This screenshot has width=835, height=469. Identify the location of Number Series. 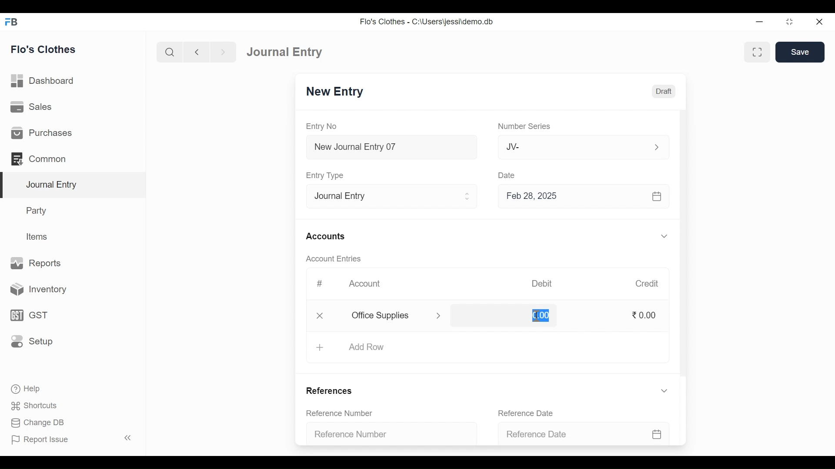
(525, 126).